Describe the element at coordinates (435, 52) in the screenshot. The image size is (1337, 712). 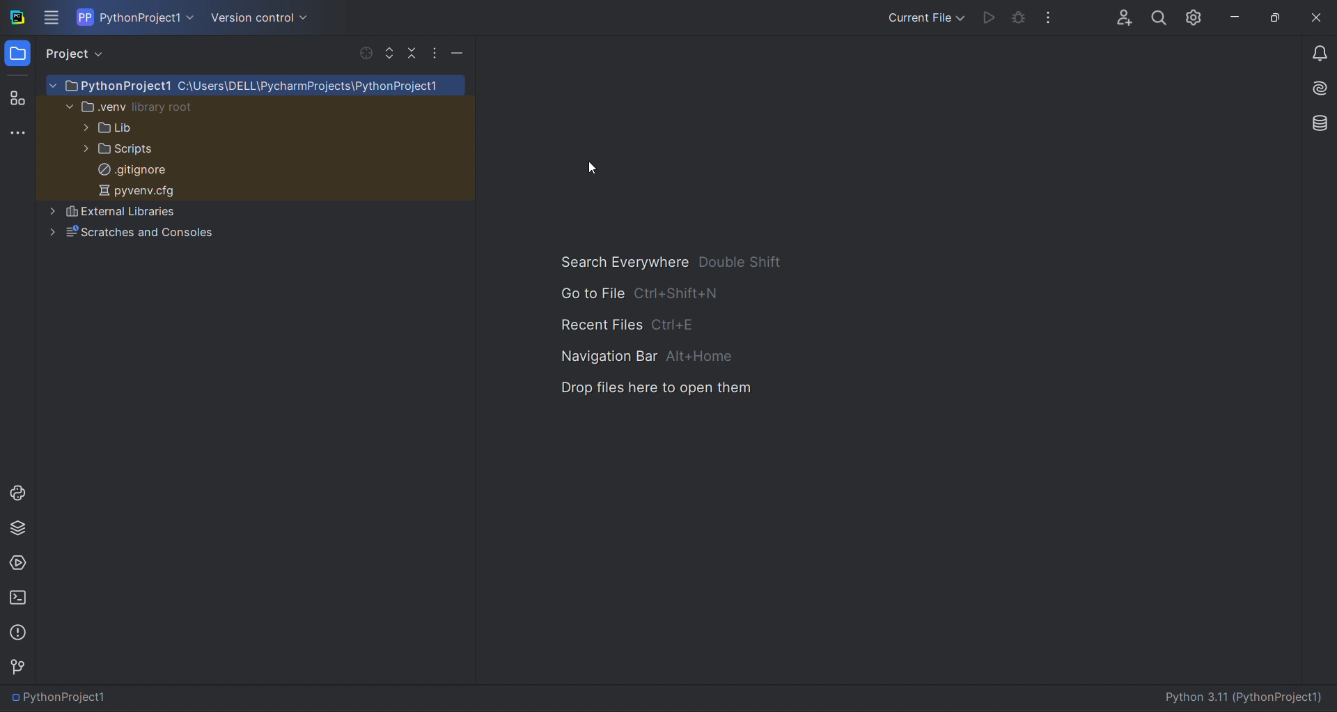
I see `more actions` at that location.